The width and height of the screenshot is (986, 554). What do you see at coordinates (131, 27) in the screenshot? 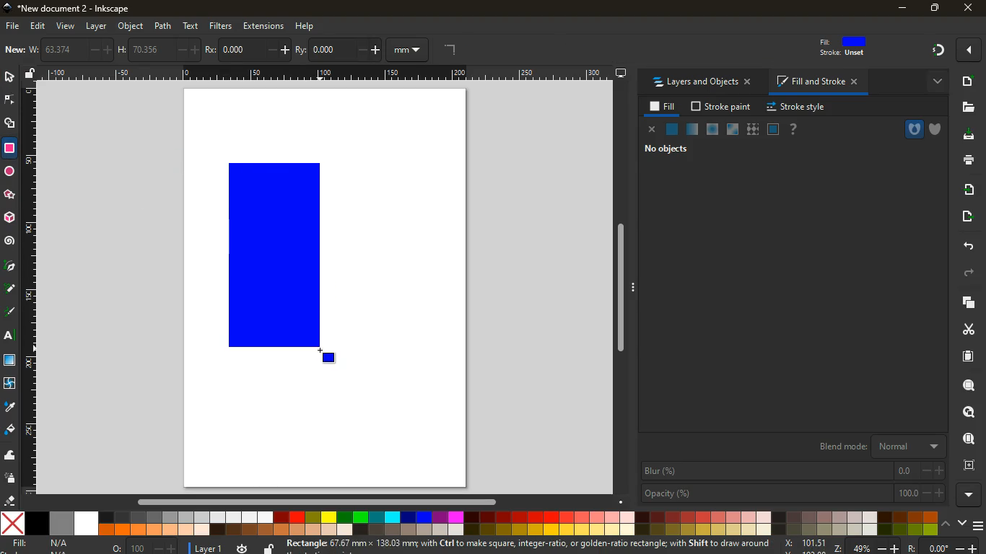
I see `object` at bounding box center [131, 27].